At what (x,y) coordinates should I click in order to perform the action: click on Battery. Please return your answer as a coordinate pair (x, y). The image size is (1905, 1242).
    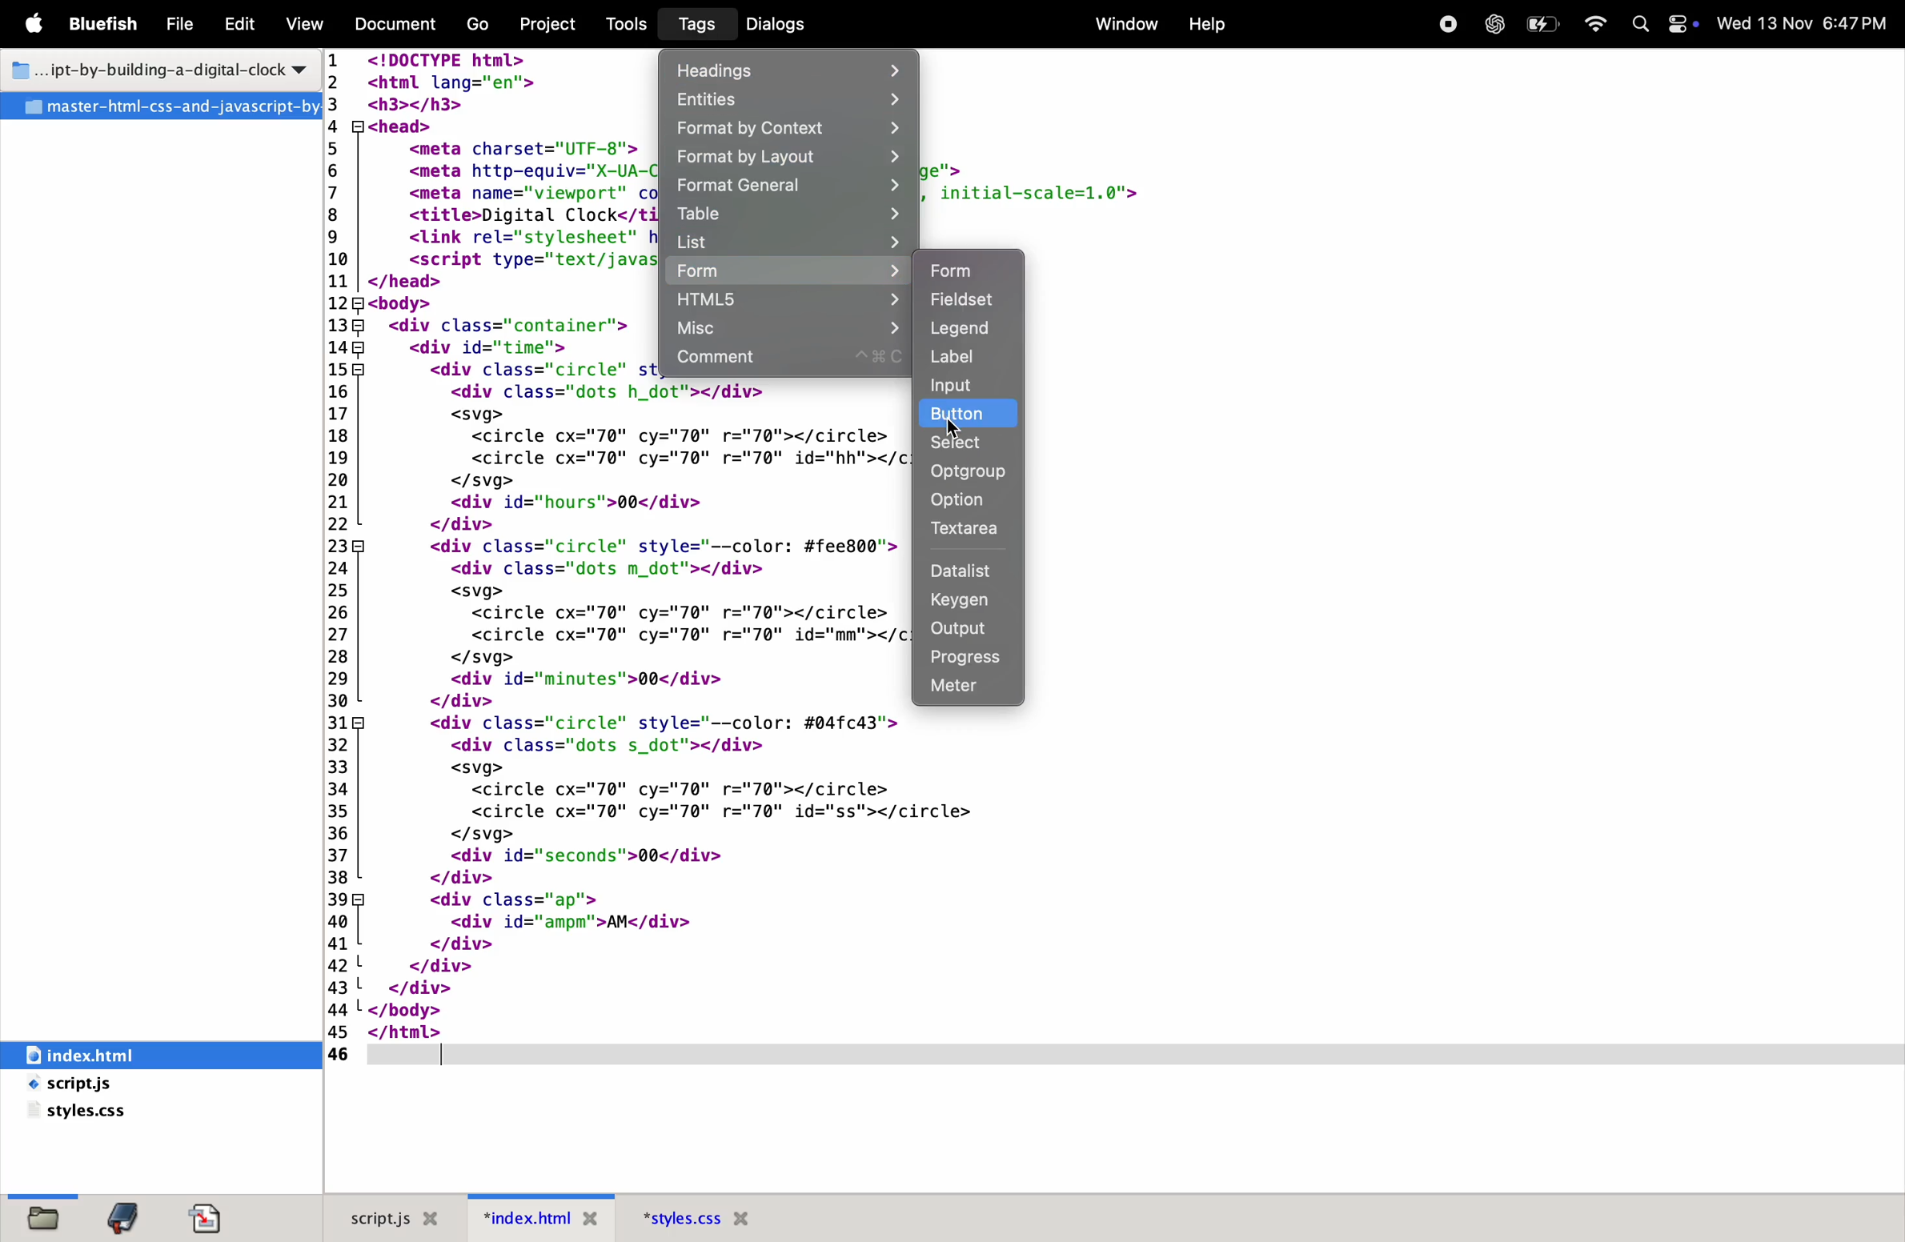
    Looking at the image, I should click on (1546, 22).